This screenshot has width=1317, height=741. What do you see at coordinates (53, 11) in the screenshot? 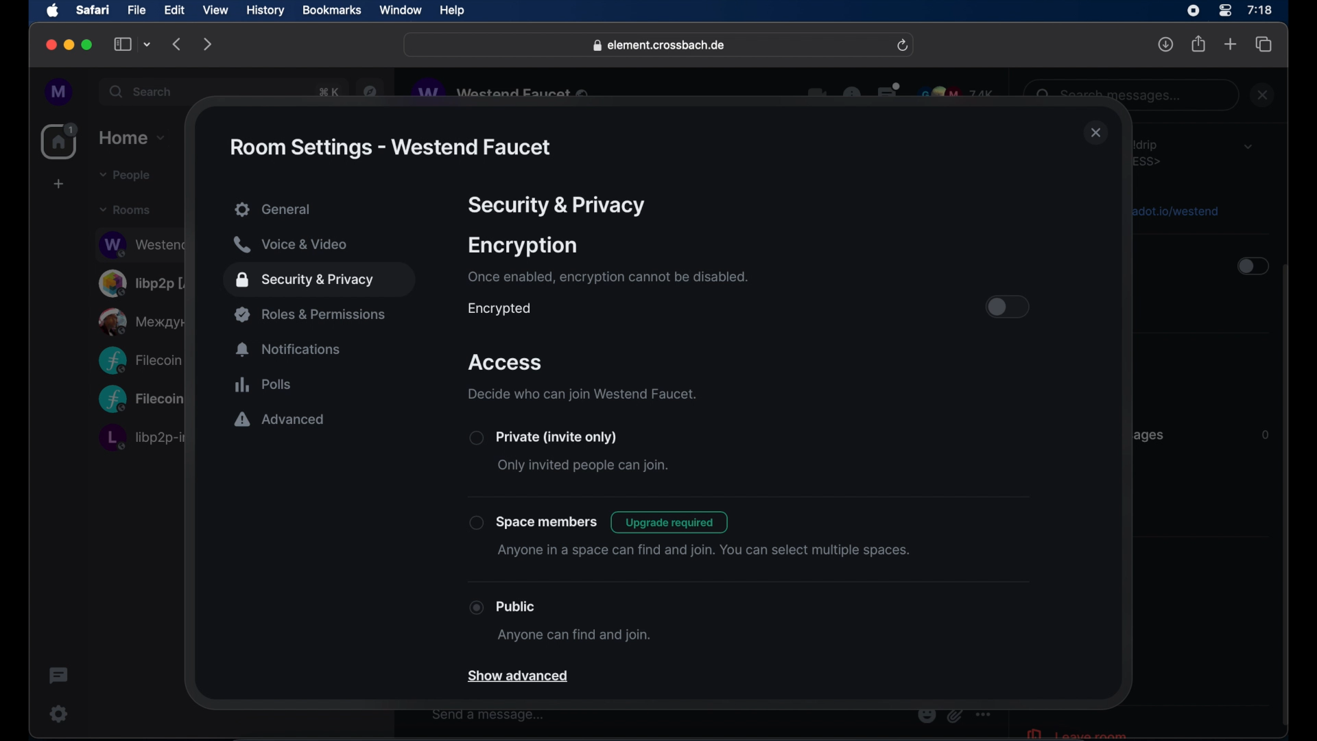
I see `apple icon` at bounding box center [53, 11].